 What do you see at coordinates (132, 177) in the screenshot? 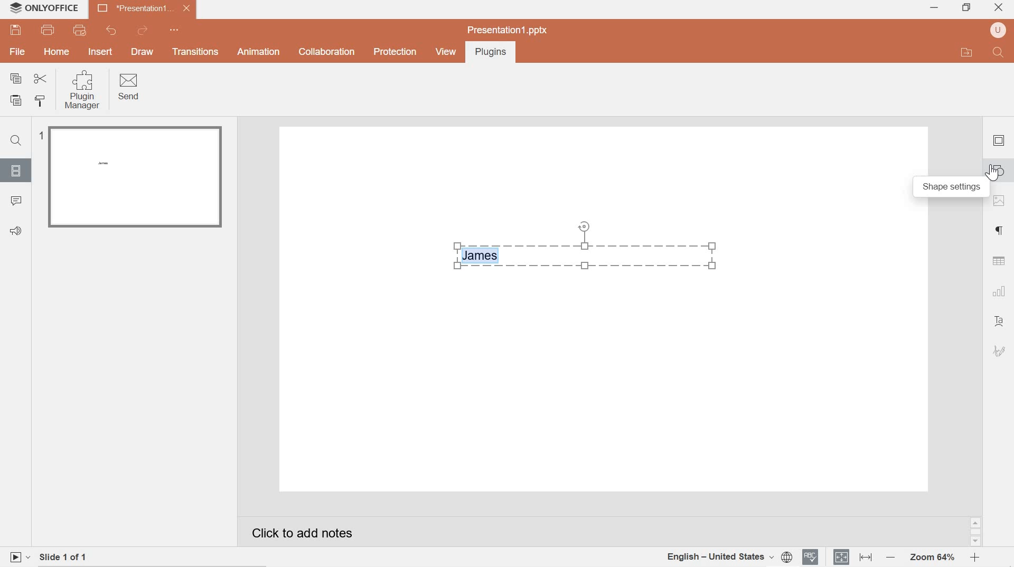
I see `slide 1` at bounding box center [132, 177].